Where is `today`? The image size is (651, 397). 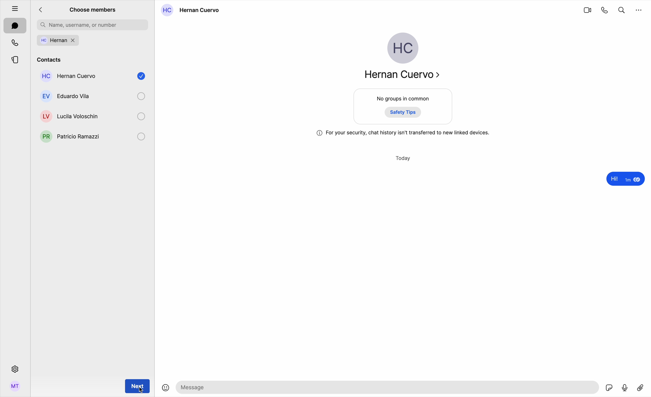 today is located at coordinates (404, 158).